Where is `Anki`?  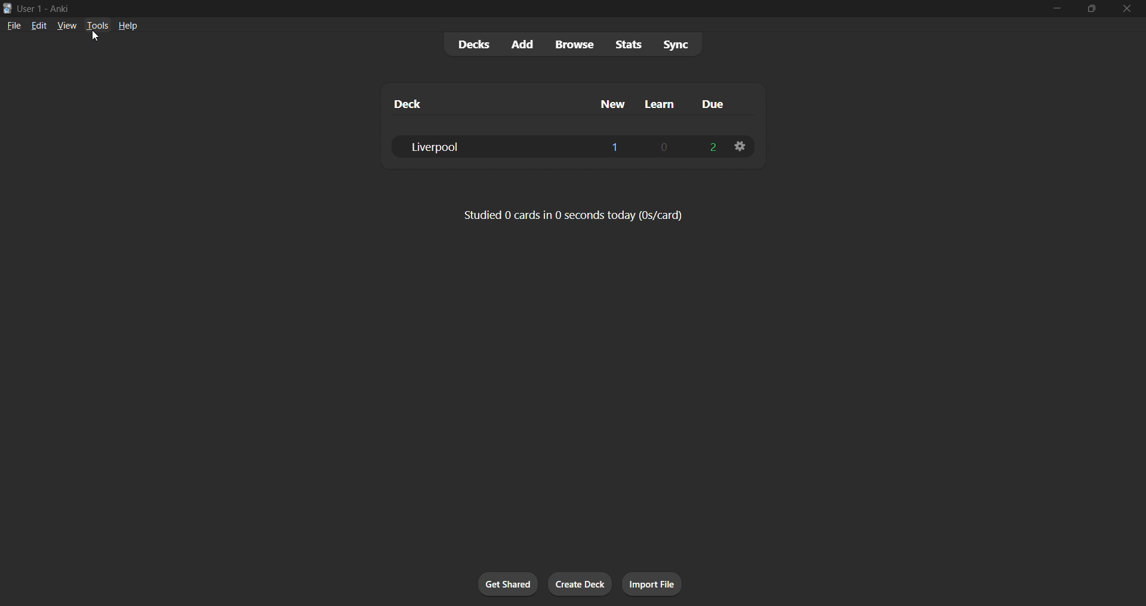
Anki is located at coordinates (59, 7).